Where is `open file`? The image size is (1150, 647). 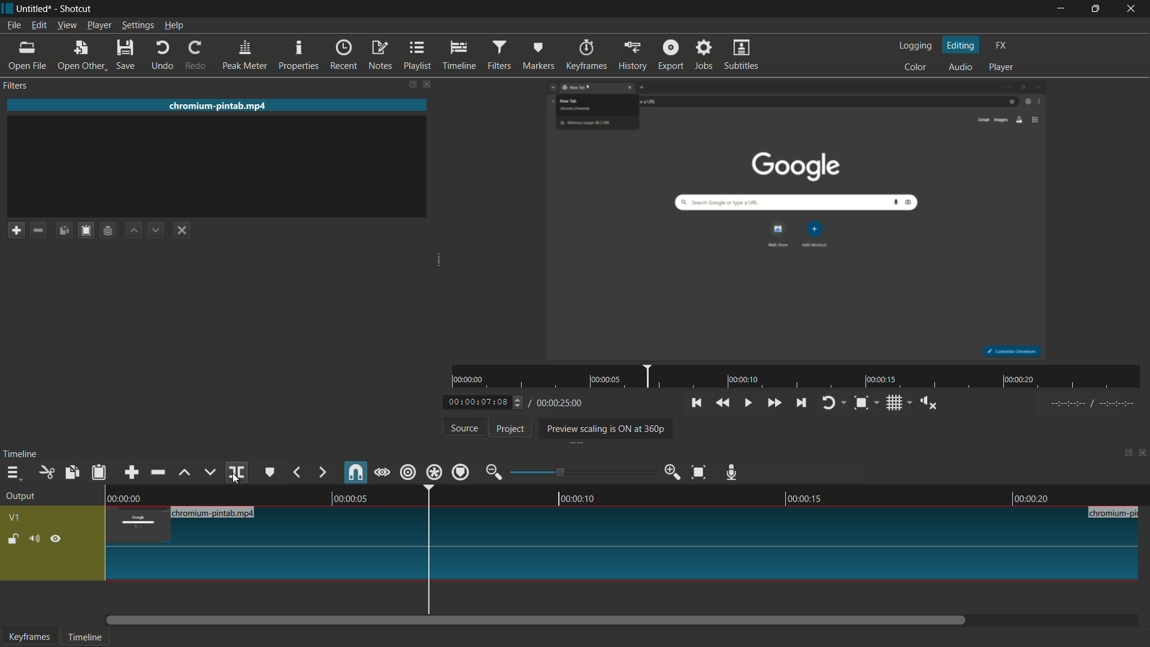 open file is located at coordinates (25, 55).